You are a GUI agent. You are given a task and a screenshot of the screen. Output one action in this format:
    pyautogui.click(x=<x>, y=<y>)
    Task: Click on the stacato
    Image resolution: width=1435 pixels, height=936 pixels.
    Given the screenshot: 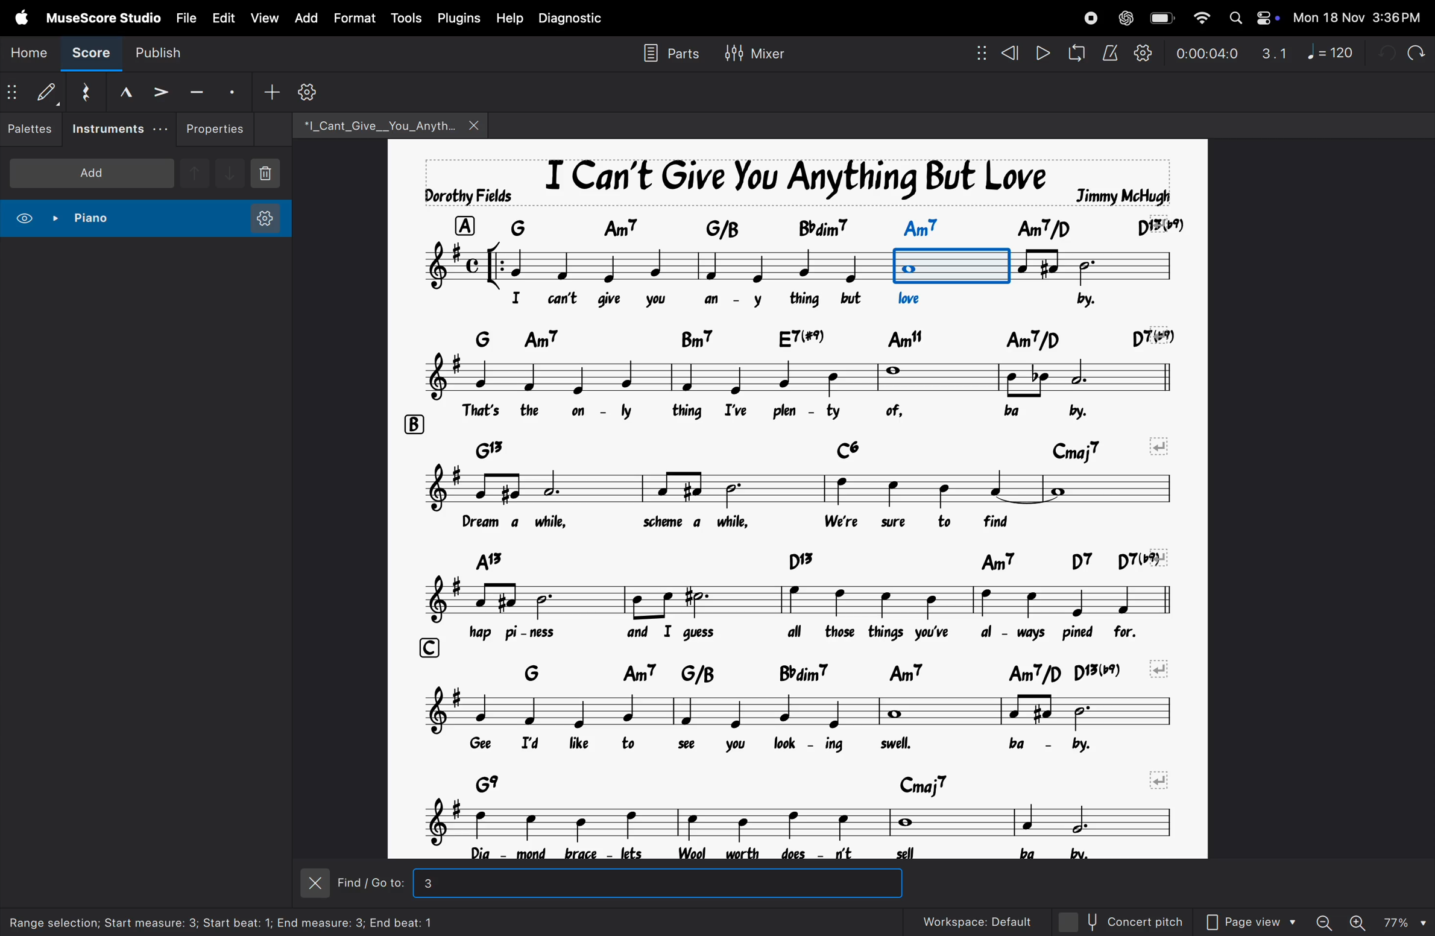 What is the action you would take?
    pyautogui.click(x=232, y=92)
    